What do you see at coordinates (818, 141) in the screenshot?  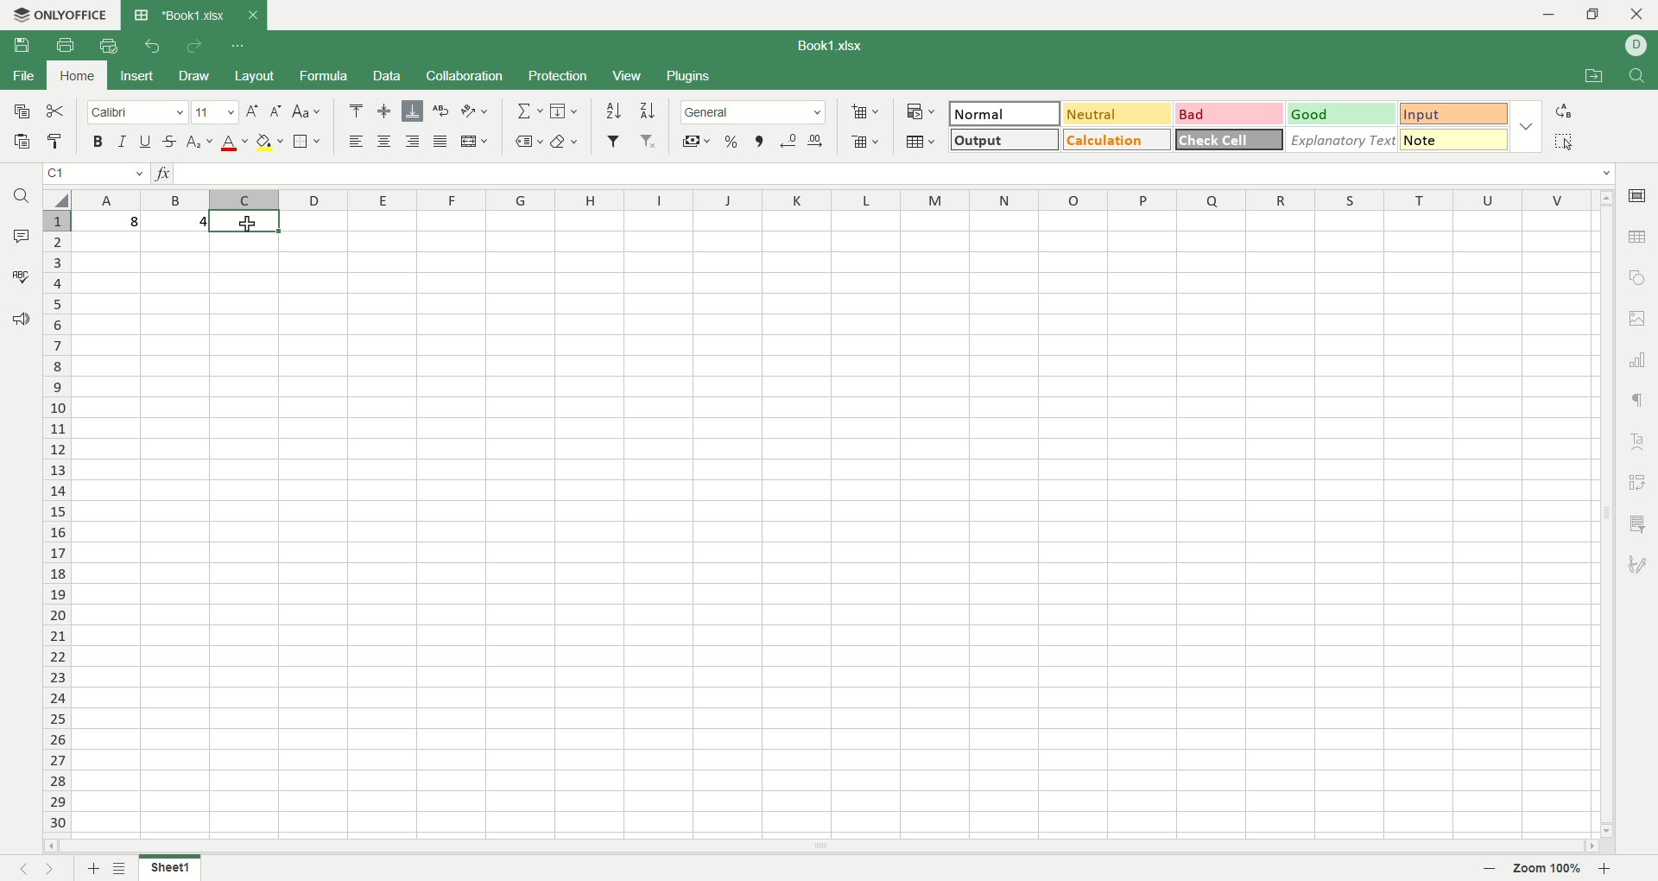 I see `increase decimal` at bounding box center [818, 141].